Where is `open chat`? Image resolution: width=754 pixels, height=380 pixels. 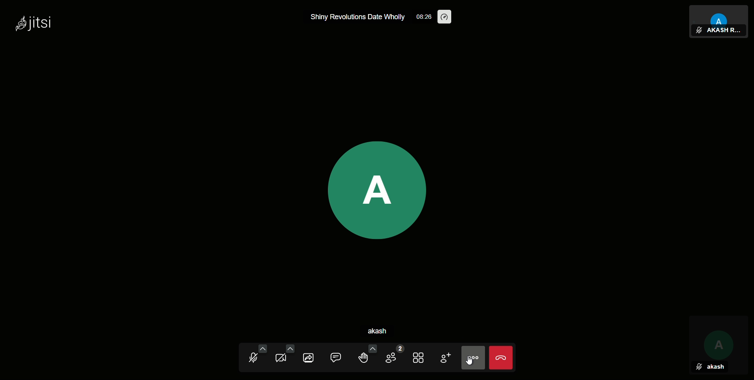
open chat is located at coordinates (340, 356).